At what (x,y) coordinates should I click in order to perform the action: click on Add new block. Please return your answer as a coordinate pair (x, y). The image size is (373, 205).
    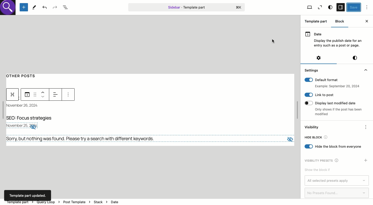
    Looking at the image, I should click on (24, 7).